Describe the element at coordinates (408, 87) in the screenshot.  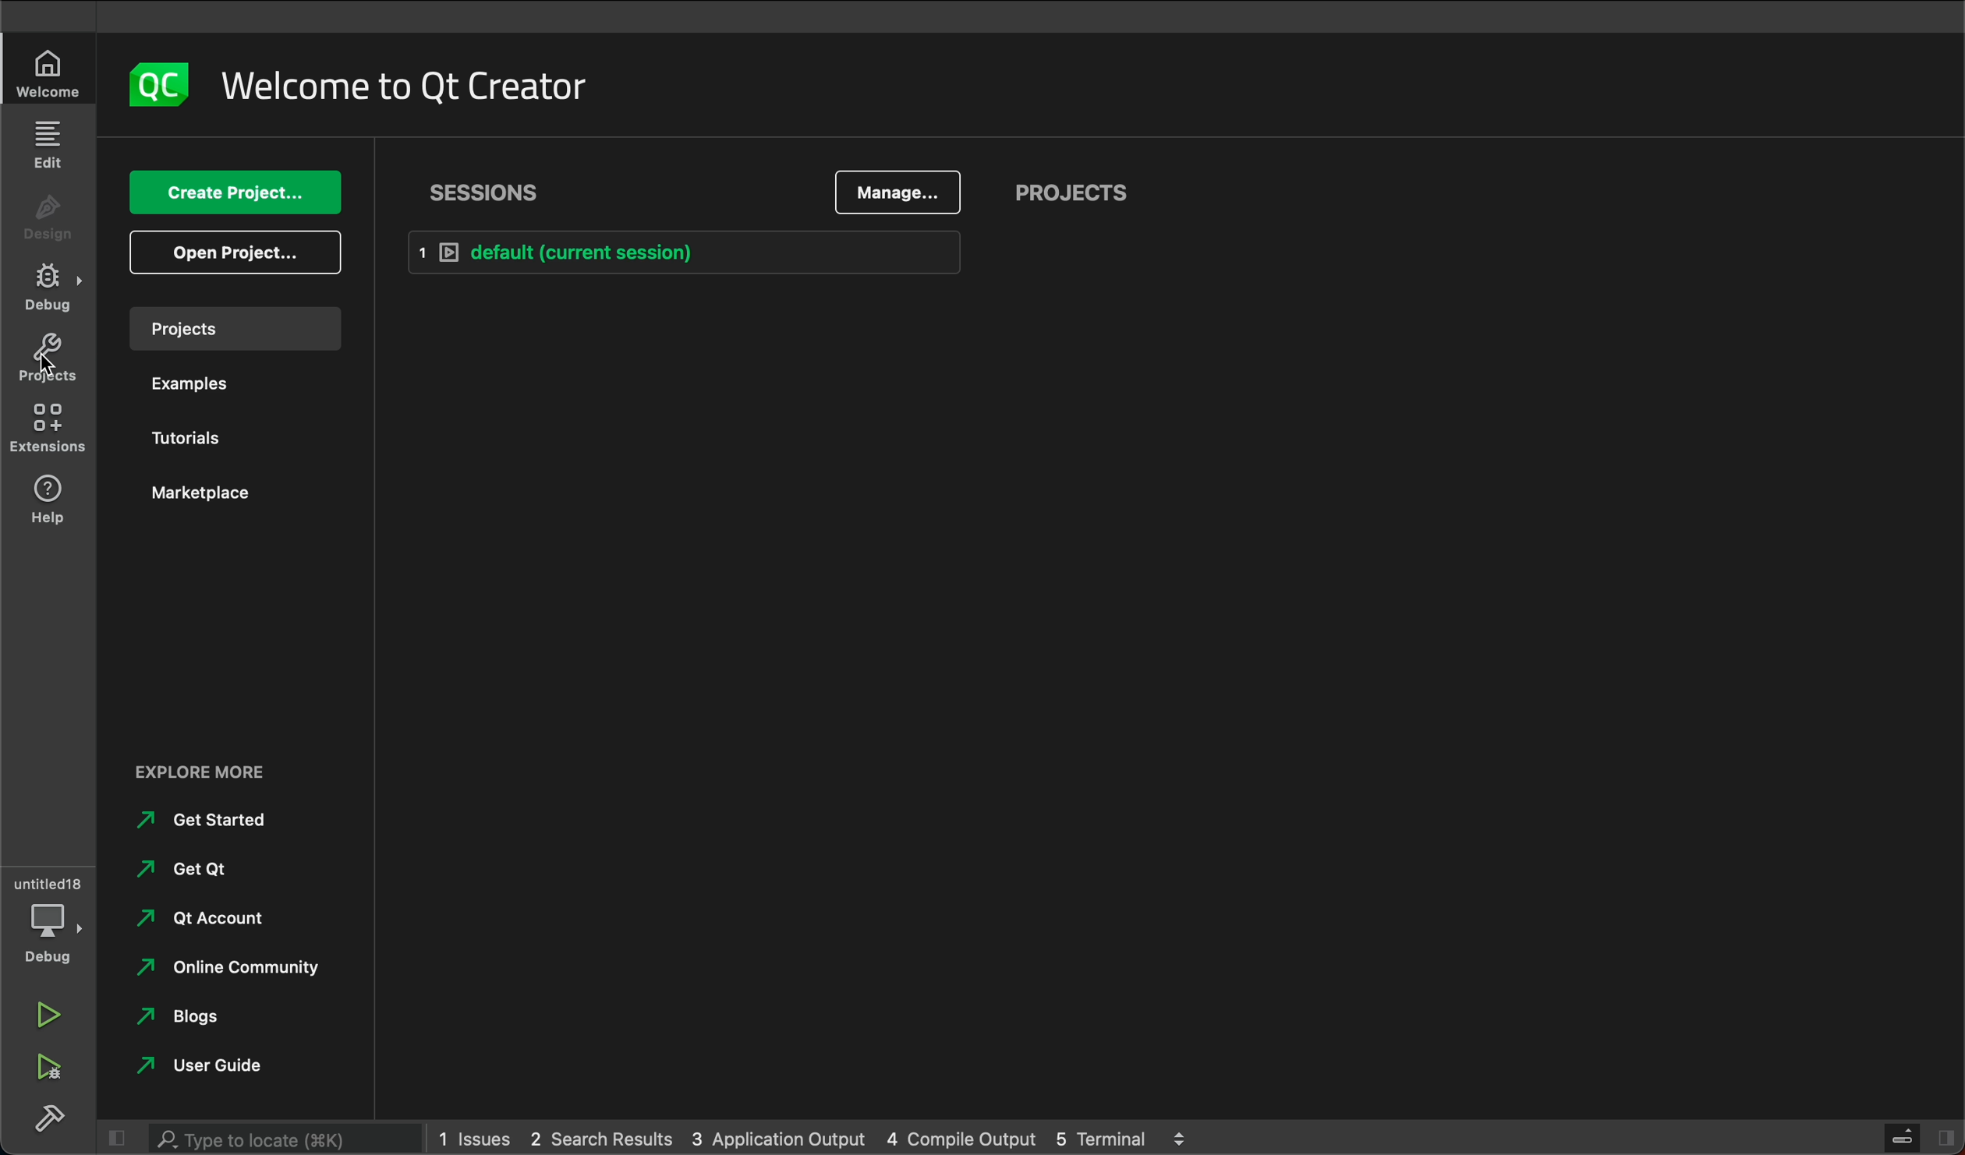
I see `welcome to qt creator ` at that location.